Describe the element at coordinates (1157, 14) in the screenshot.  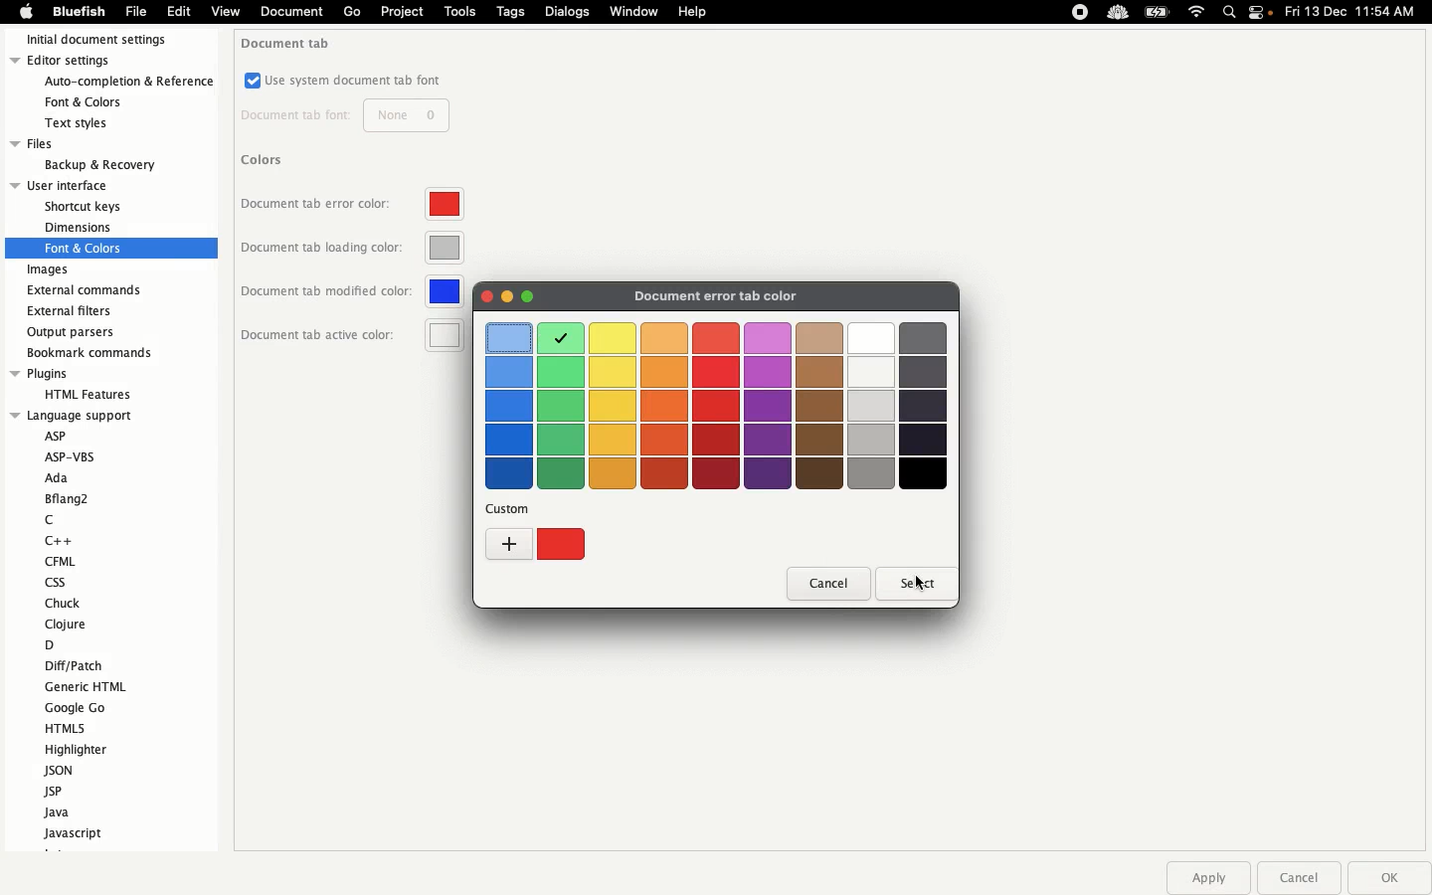
I see `Charge` at that location.